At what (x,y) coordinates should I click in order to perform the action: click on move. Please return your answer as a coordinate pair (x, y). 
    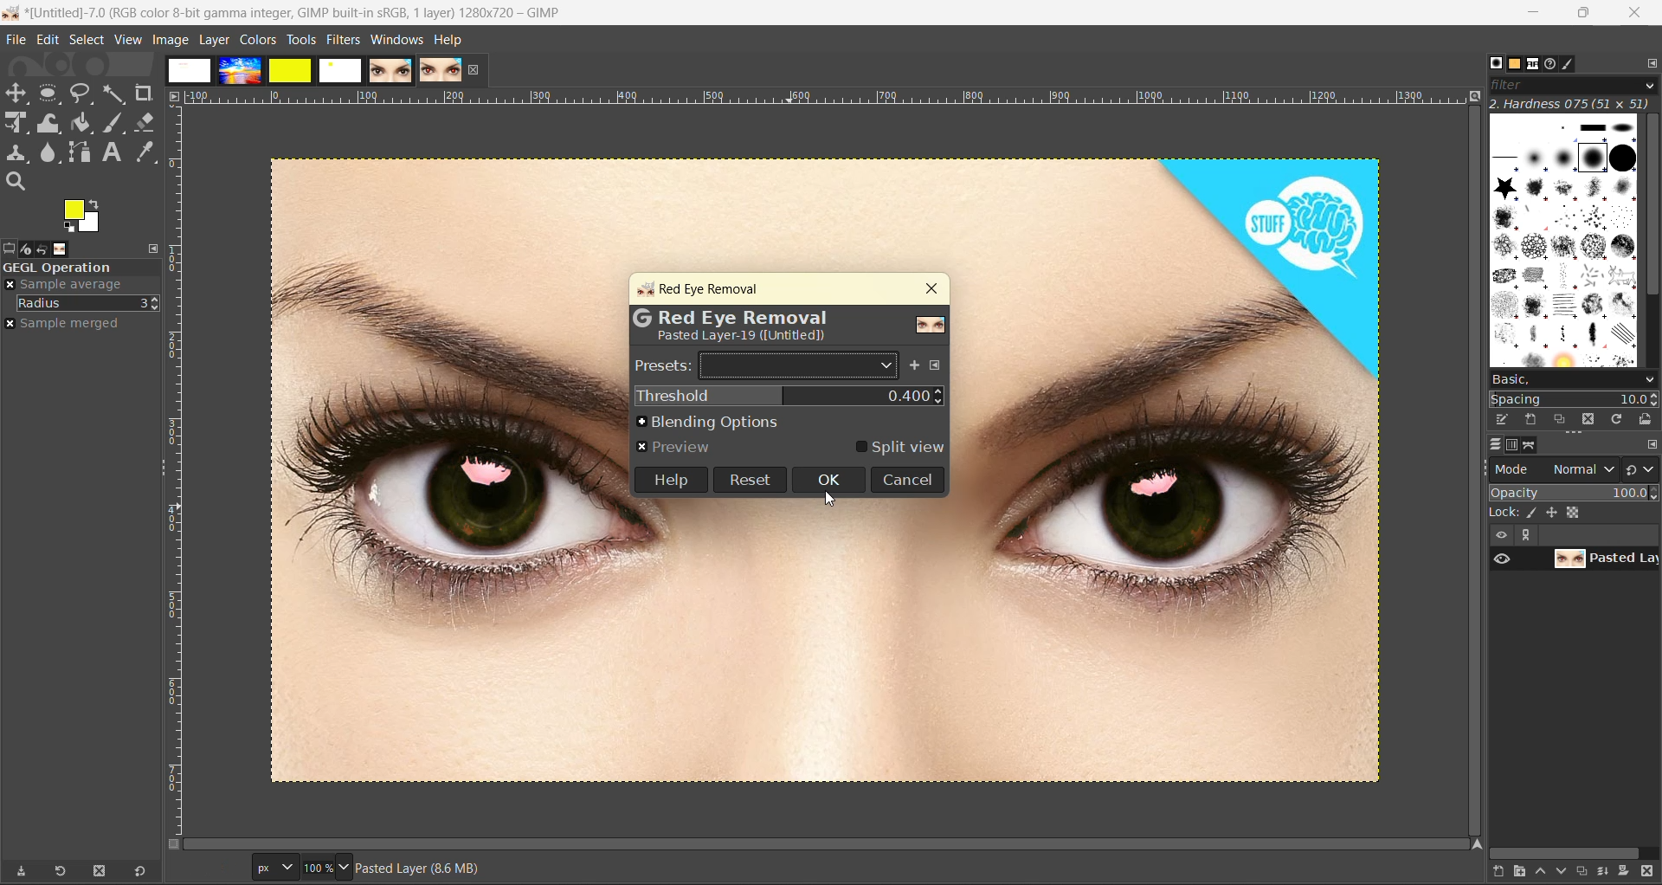
    Looking at the image, I should click on (79, 295).